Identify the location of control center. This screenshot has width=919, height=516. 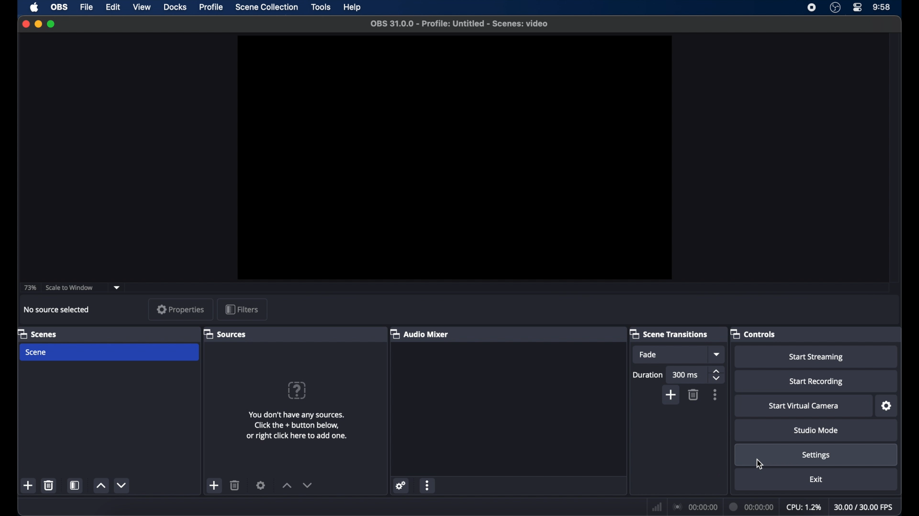
(858, 8).